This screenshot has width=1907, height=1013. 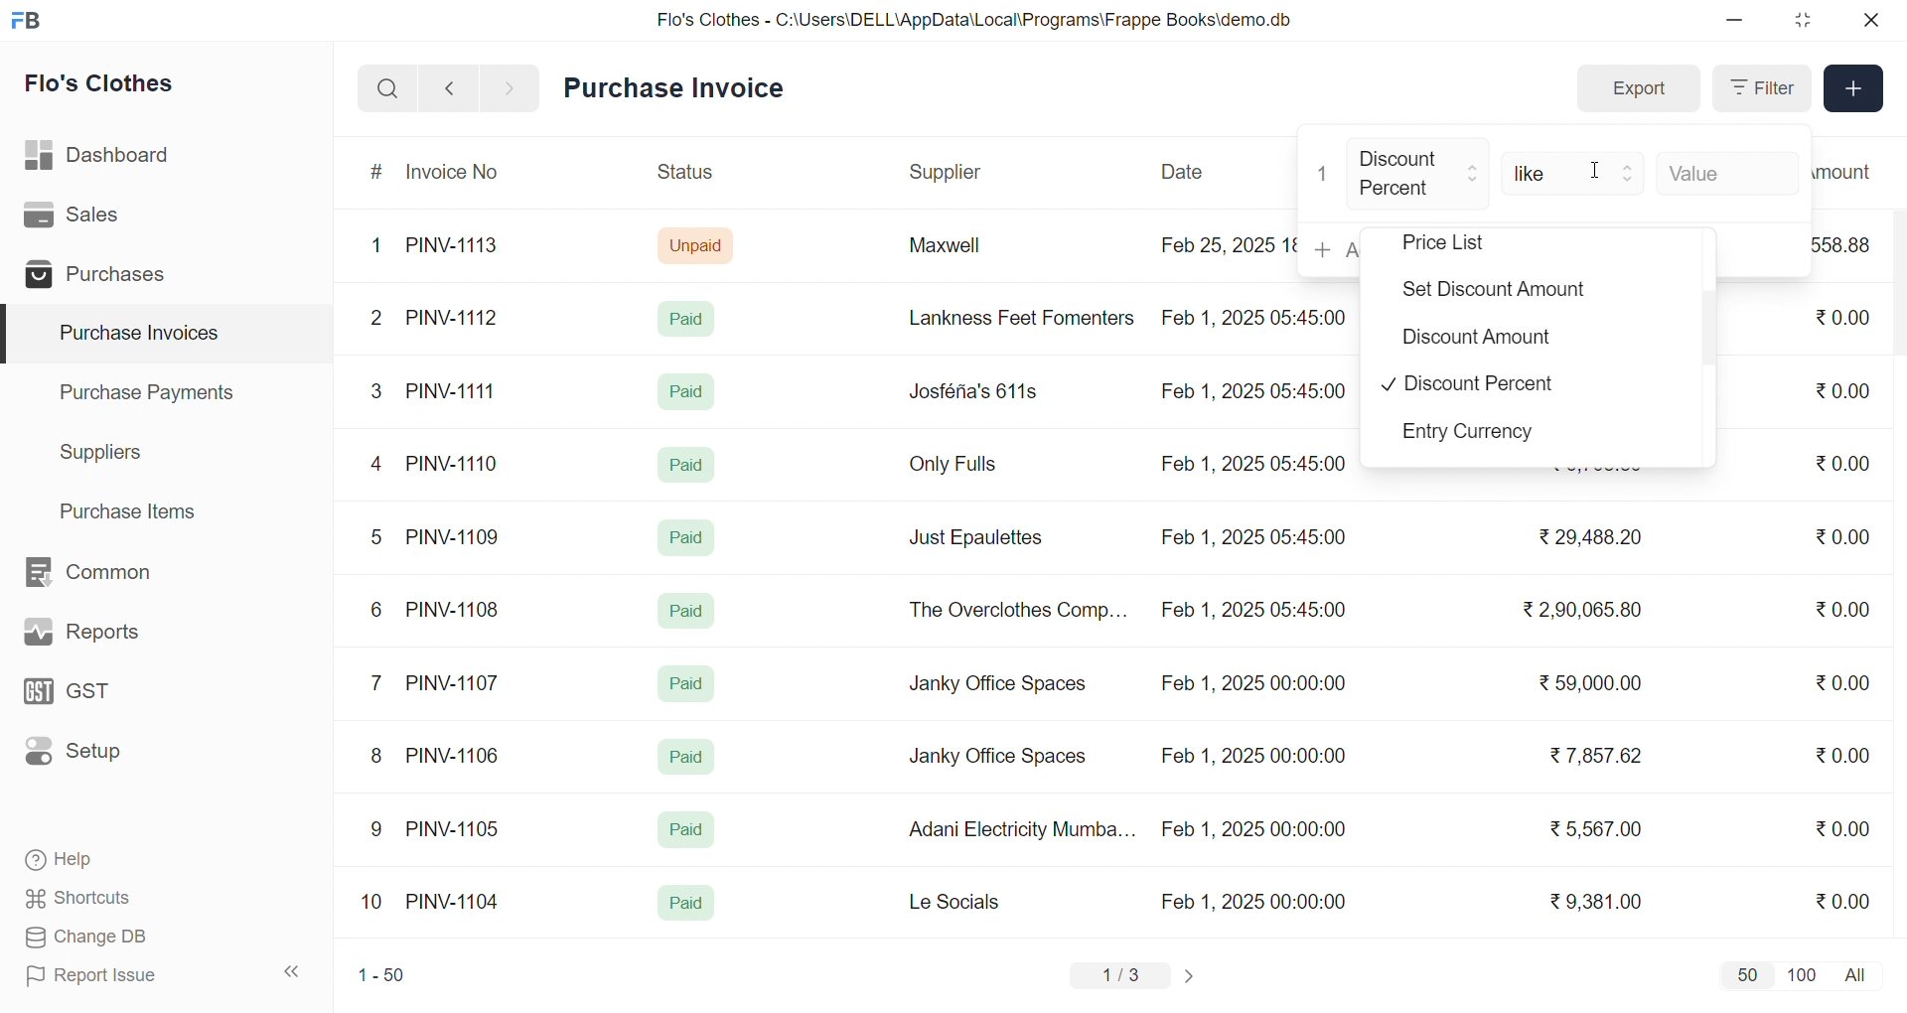 What do you see at coordinates (1843, 827) in the screenshot?
I see `₹0.00` at bounding box center [1843, 827].